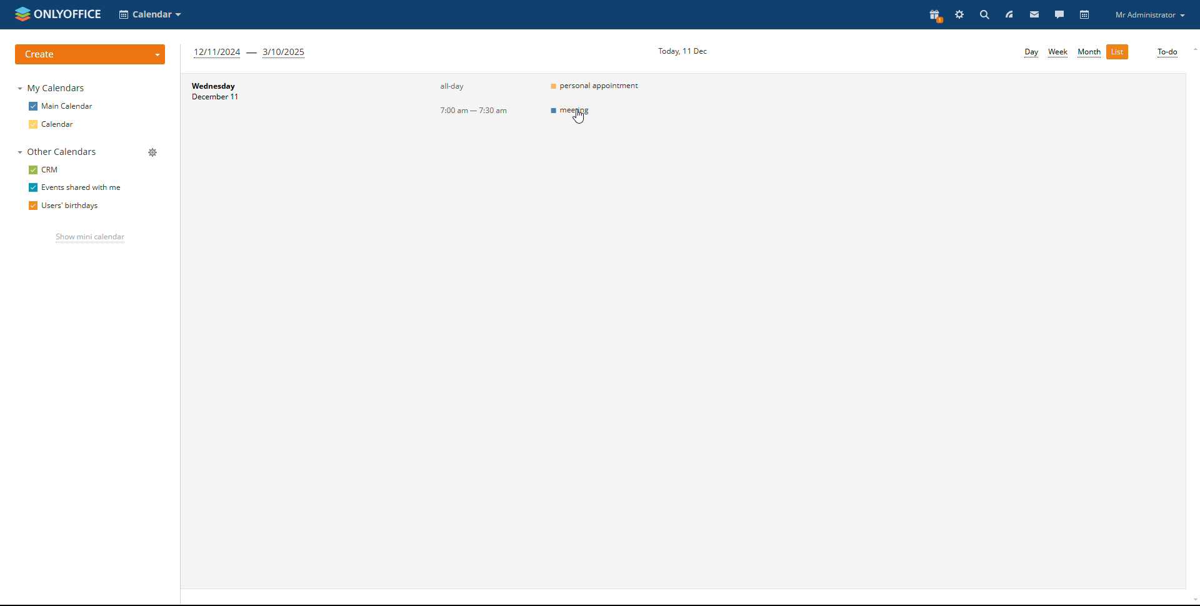 The image size is (1200, 606). What do you see at coordinates (1149, 14) in the screenshot?
I see `profile` at bounding box center [1149, 14].